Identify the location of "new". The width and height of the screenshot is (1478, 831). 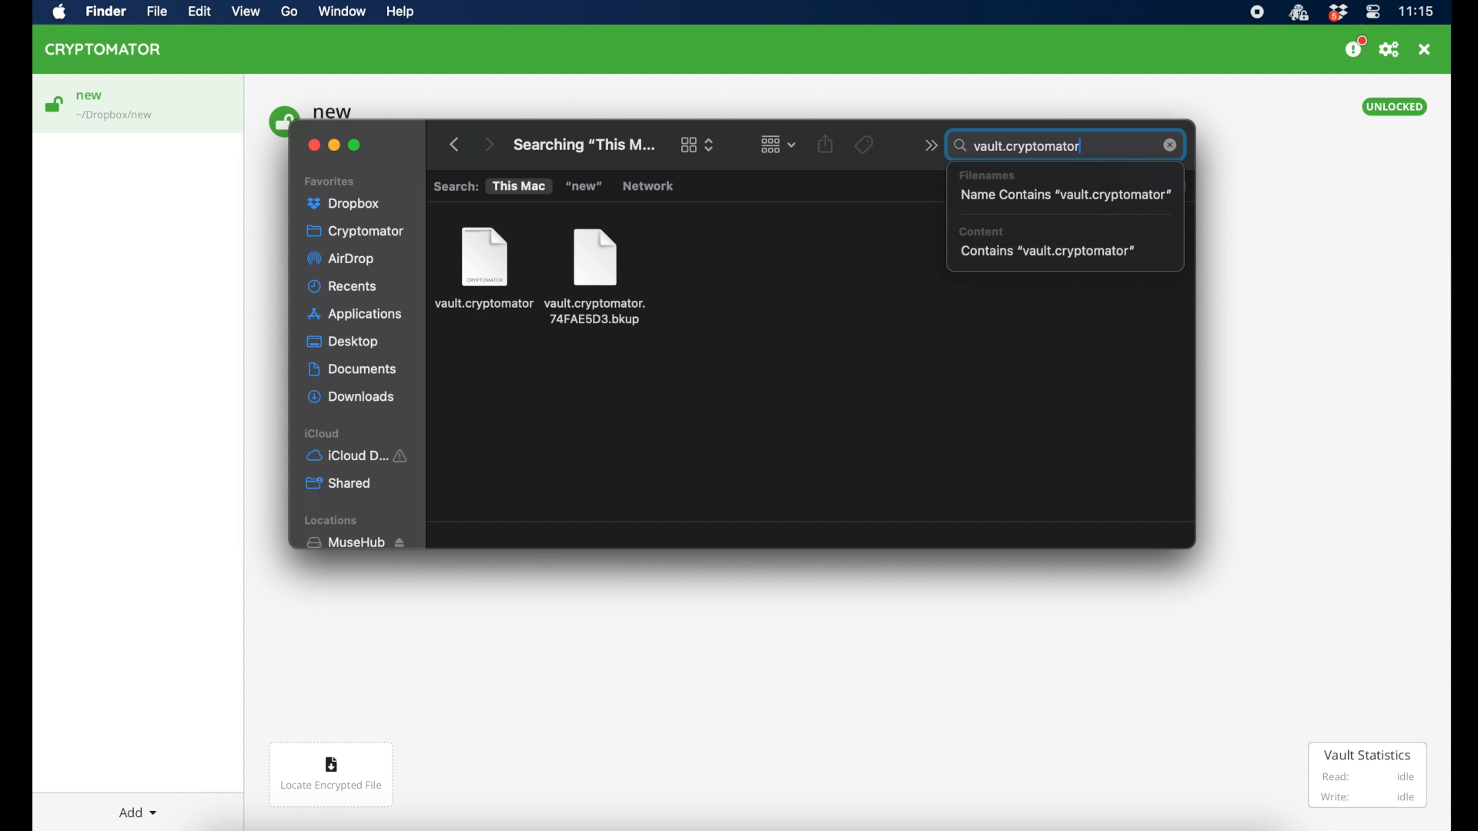
(583, 186).